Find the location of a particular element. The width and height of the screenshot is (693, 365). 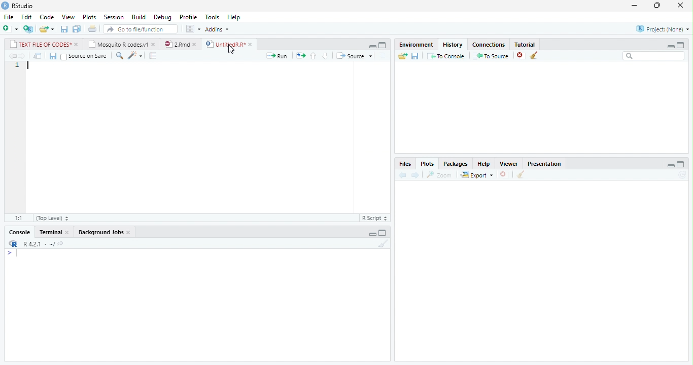

maximize is located at coordinates (382, 45).